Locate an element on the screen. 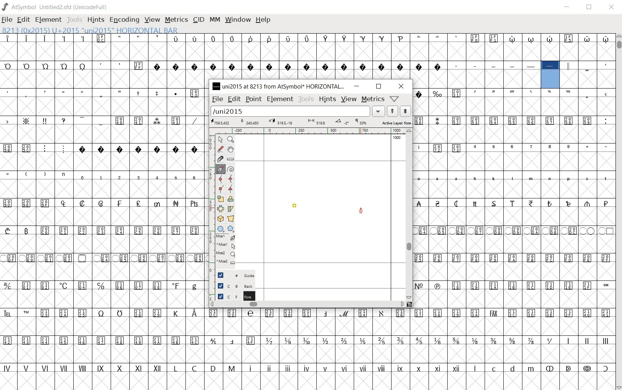 This screenshot has height=390, width=622. glyph characters is located at coordinates (417, 47).